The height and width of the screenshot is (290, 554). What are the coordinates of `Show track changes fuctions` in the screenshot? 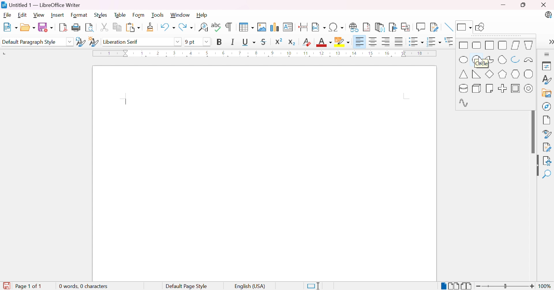 It's located at (434, 28).